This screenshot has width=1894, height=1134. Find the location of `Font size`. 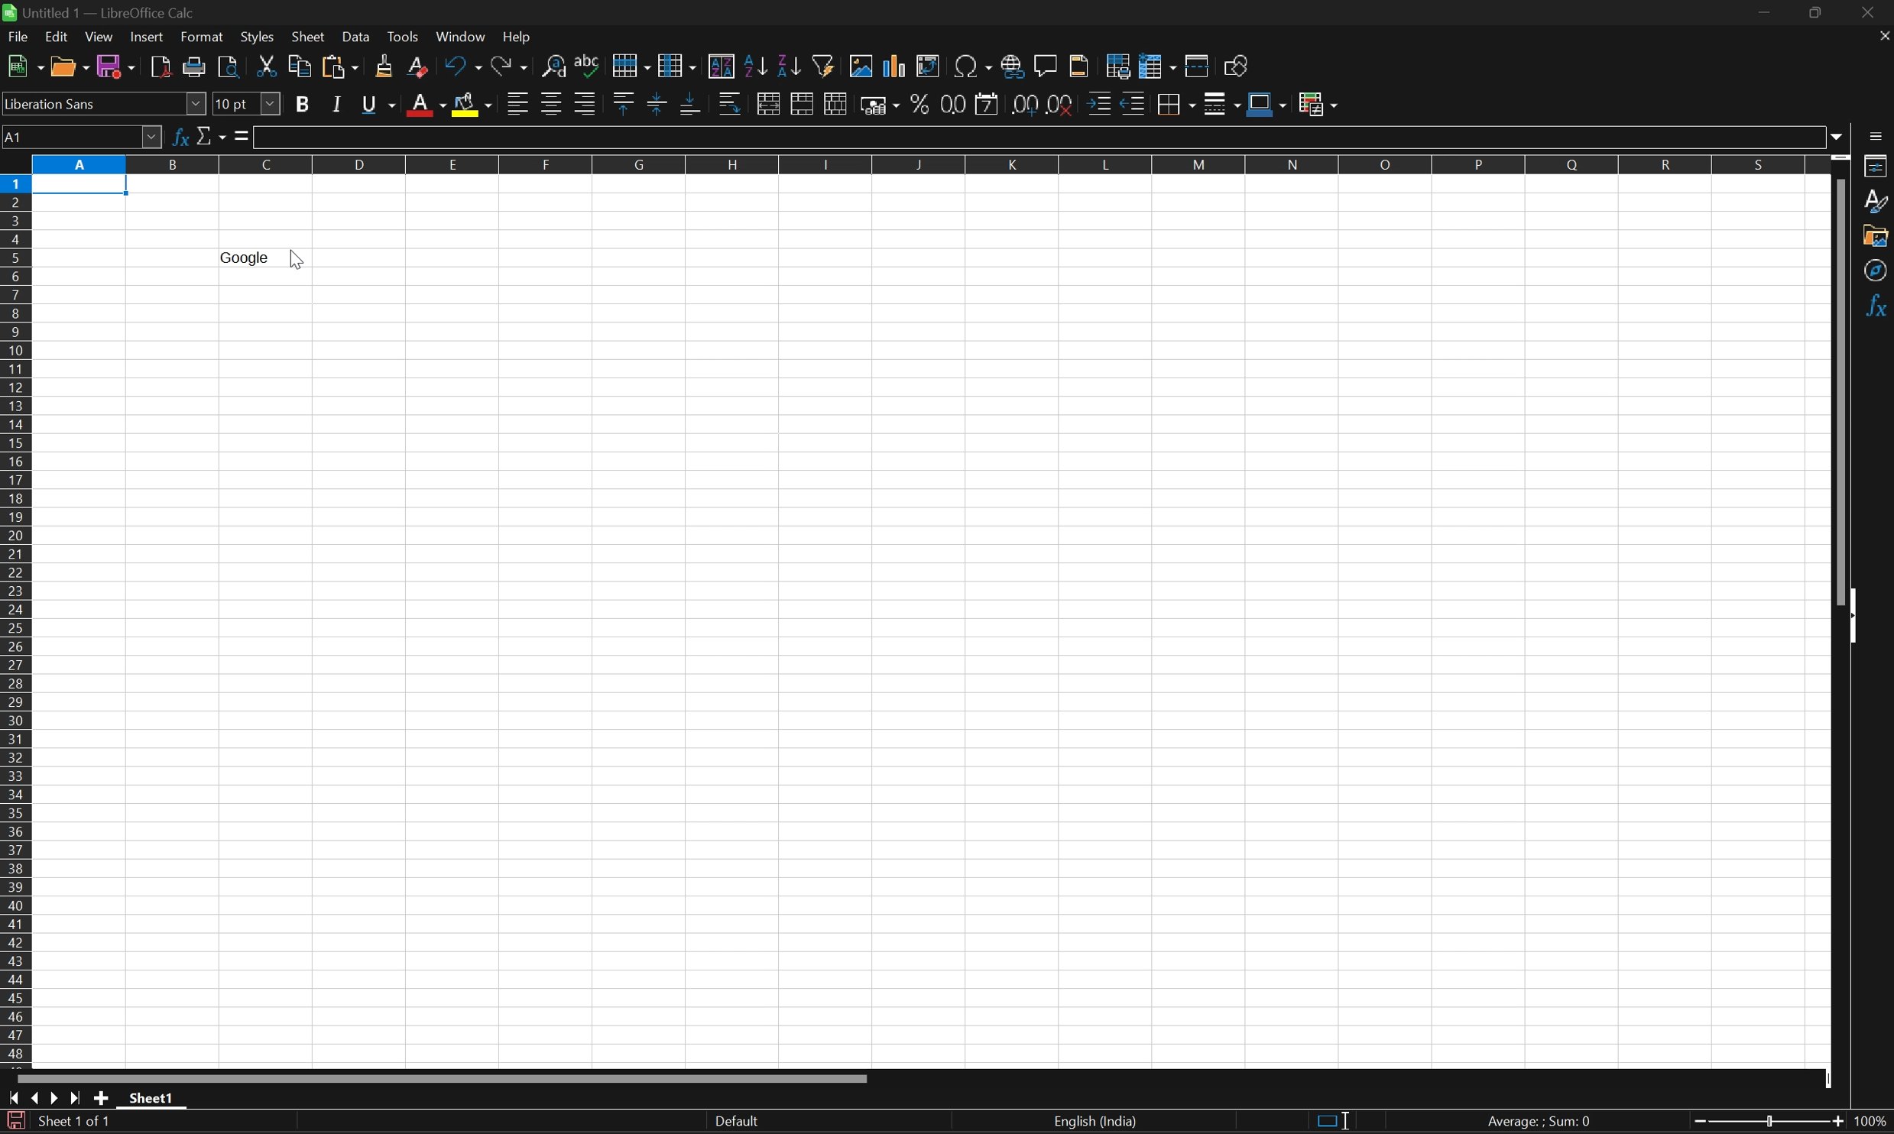

Font size is located at coordinates (248, 102).